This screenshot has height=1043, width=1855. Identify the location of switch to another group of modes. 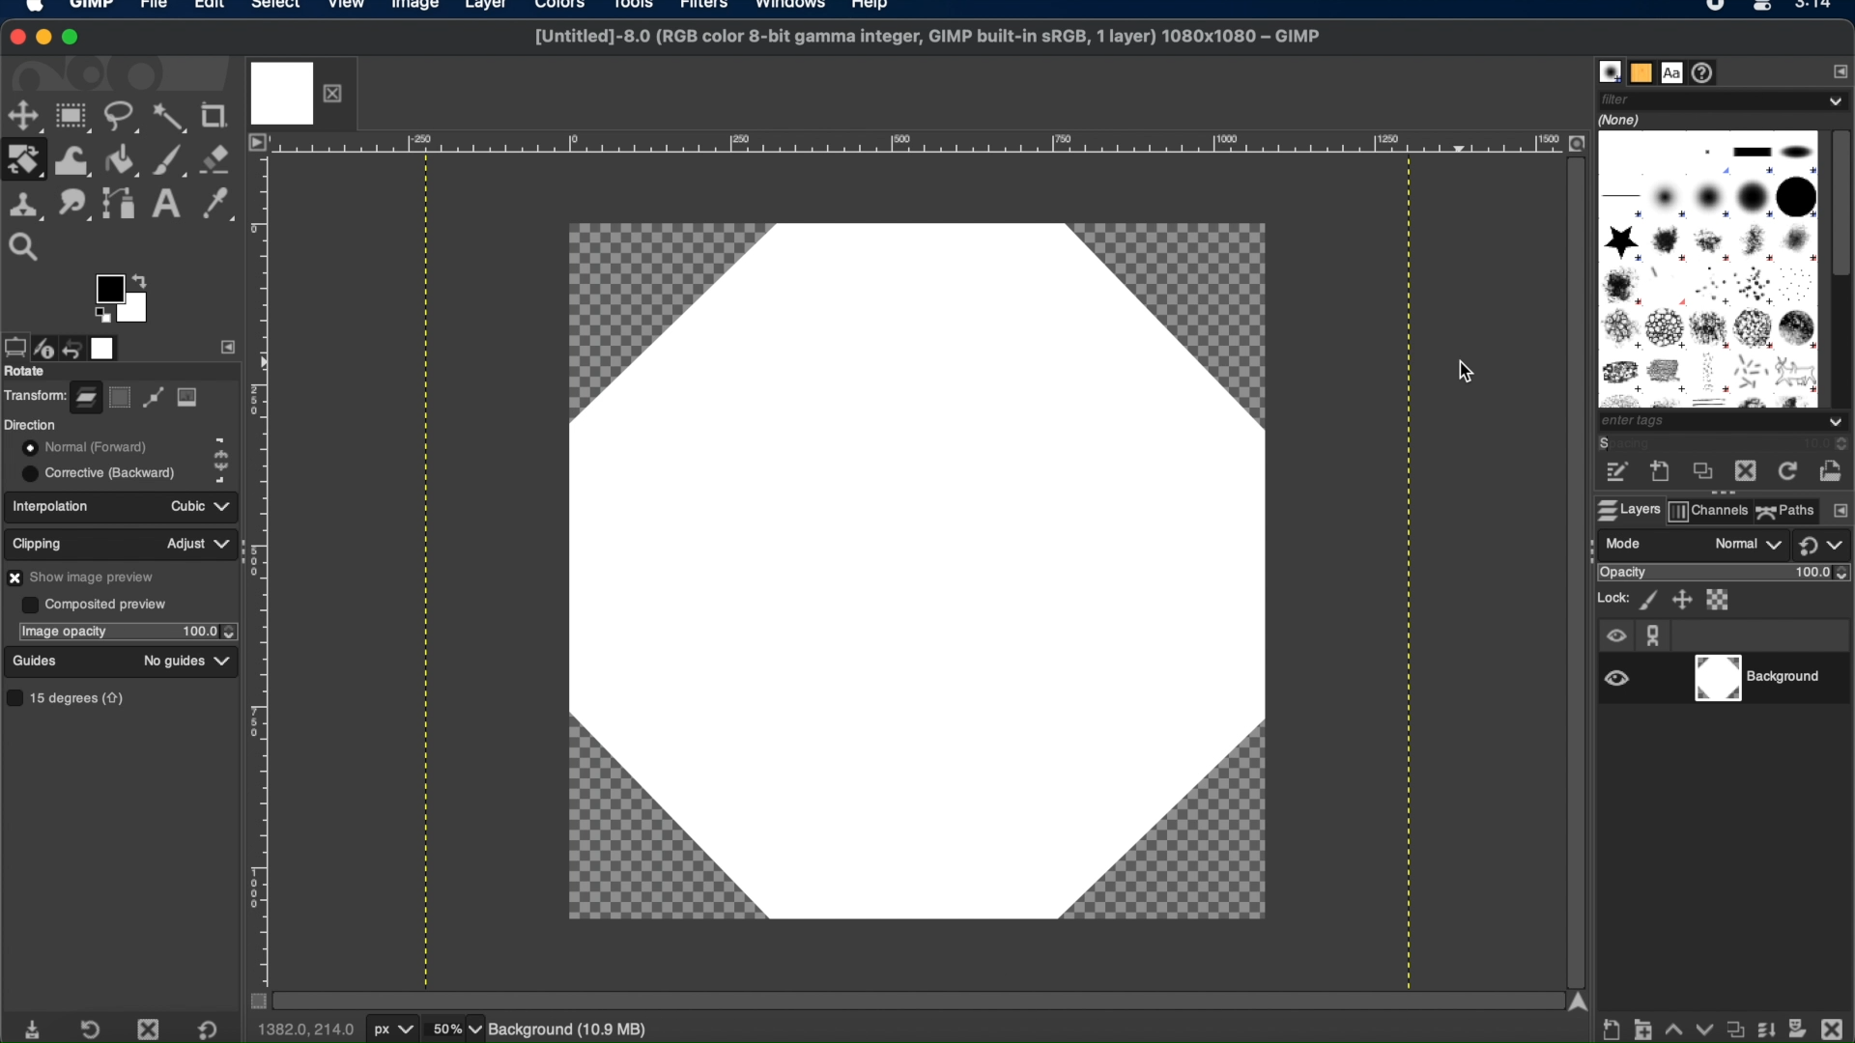
(1826, 547).